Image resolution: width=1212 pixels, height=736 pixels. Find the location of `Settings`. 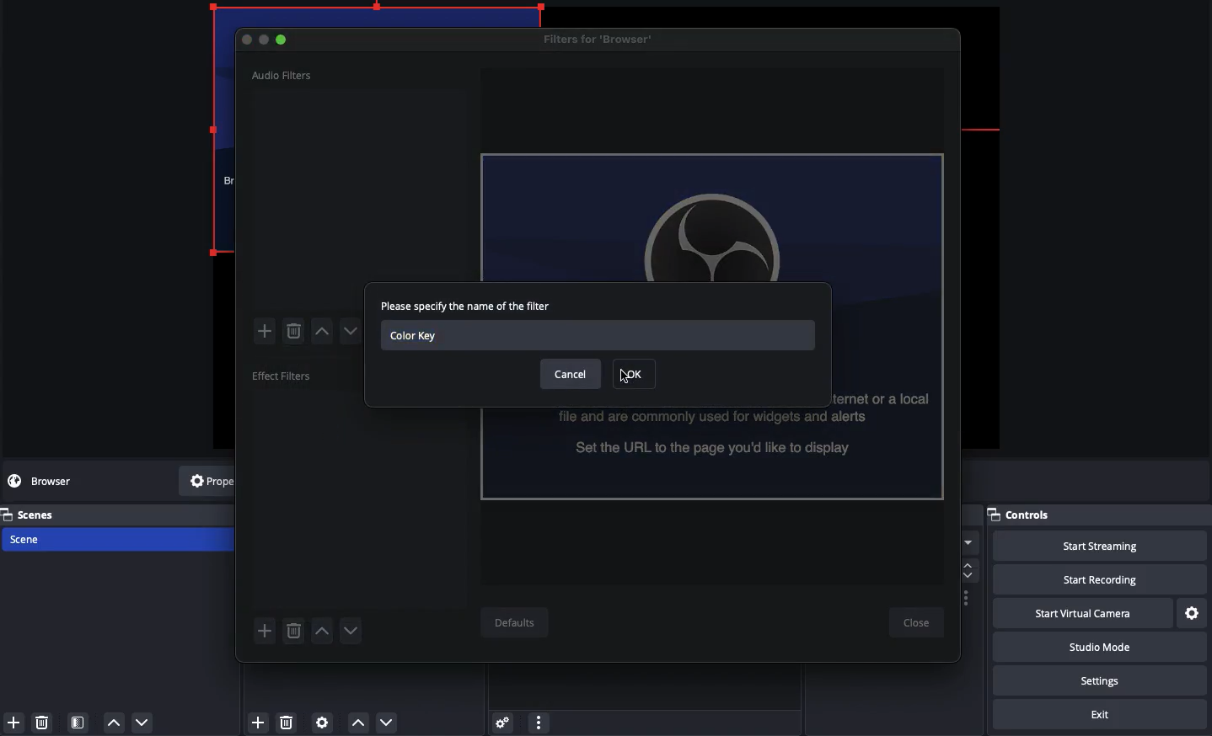

Settings is located at coordinates (1097, 680).